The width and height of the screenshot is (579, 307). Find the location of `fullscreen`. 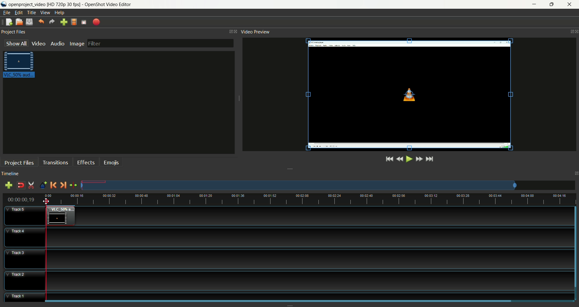

fullscreen is located at coordinates (84, 21).